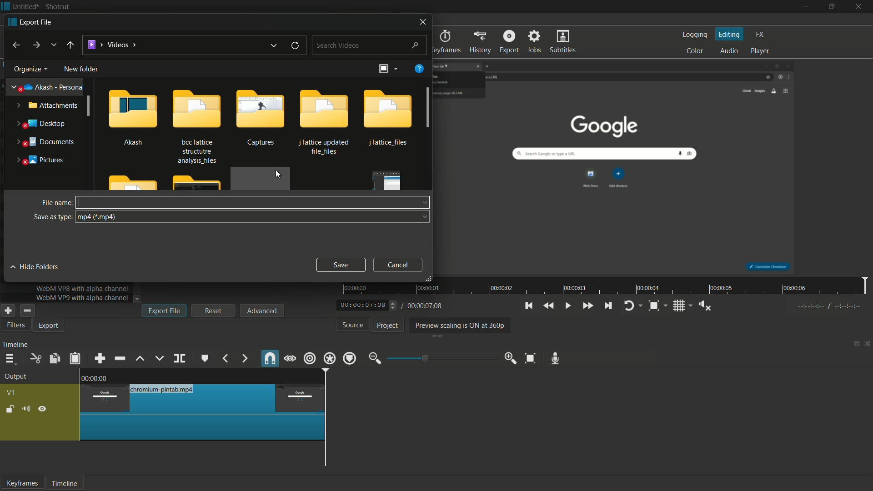 Image resolution: width=873 pixels, height=491 pixels. Describe the element at coordinates (203, 412) in the screenshot. I see `only this segment is left now` at that location.